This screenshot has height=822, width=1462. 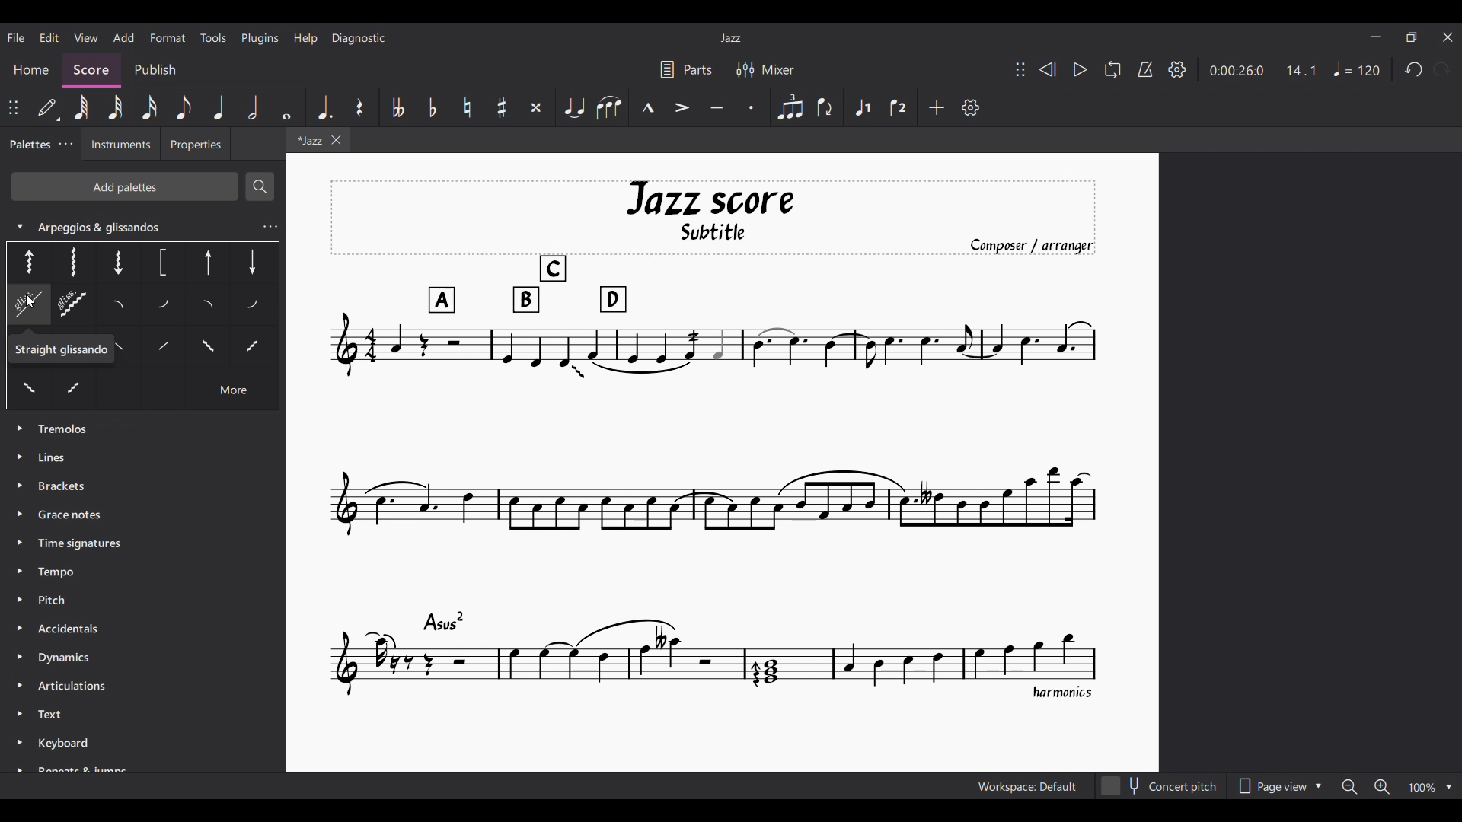 I want to click on Duration and ratio, so click(x=1262, y=71).